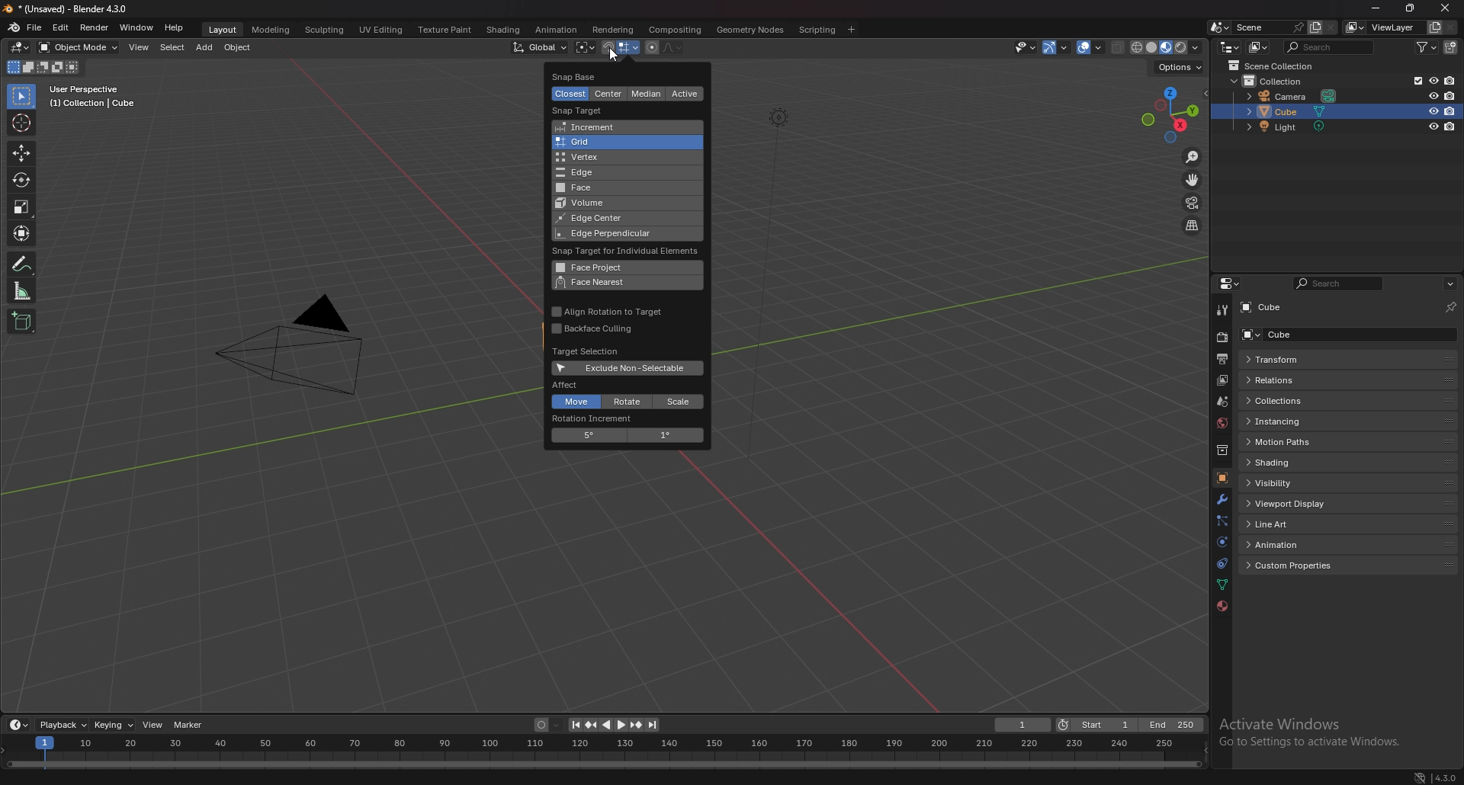 The height and width of the screenshot is (785, 1464). I want to click on output, so click(1222, 359).